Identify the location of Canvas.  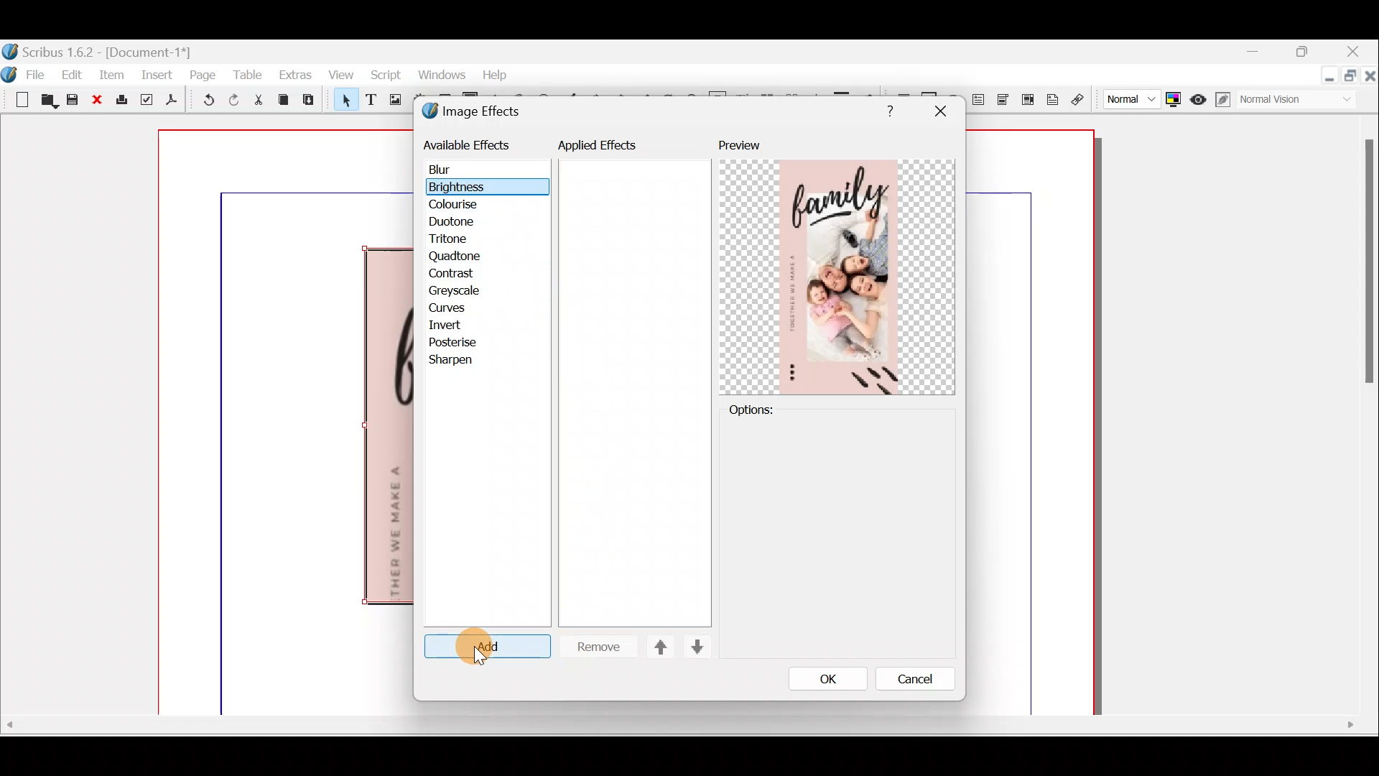
(287, 423).